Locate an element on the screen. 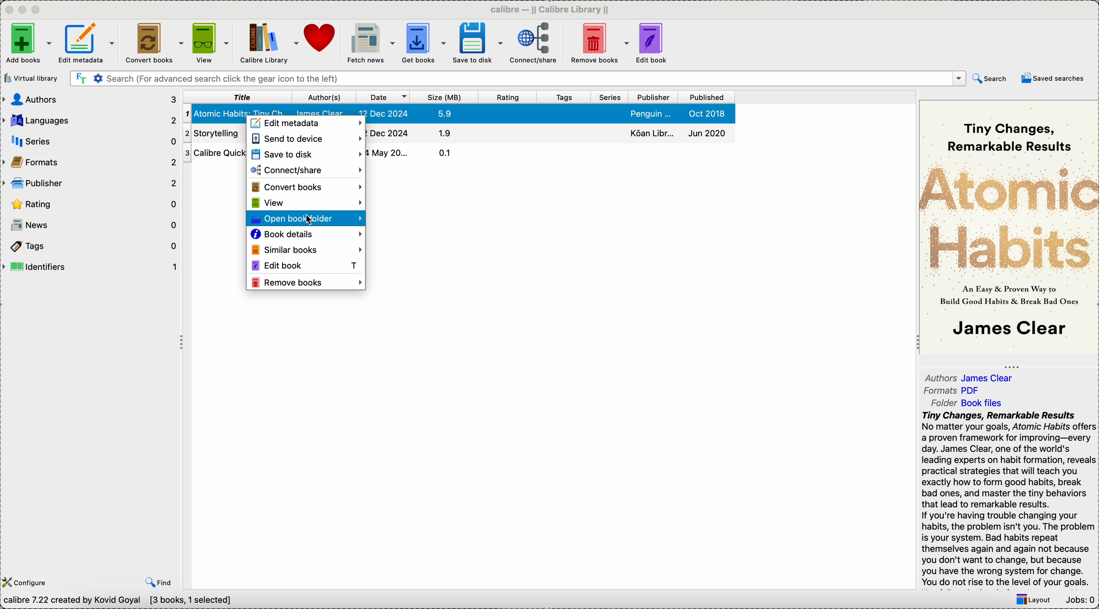 The image size is (1099, 609). remove books is located at coordinates (599, 44).